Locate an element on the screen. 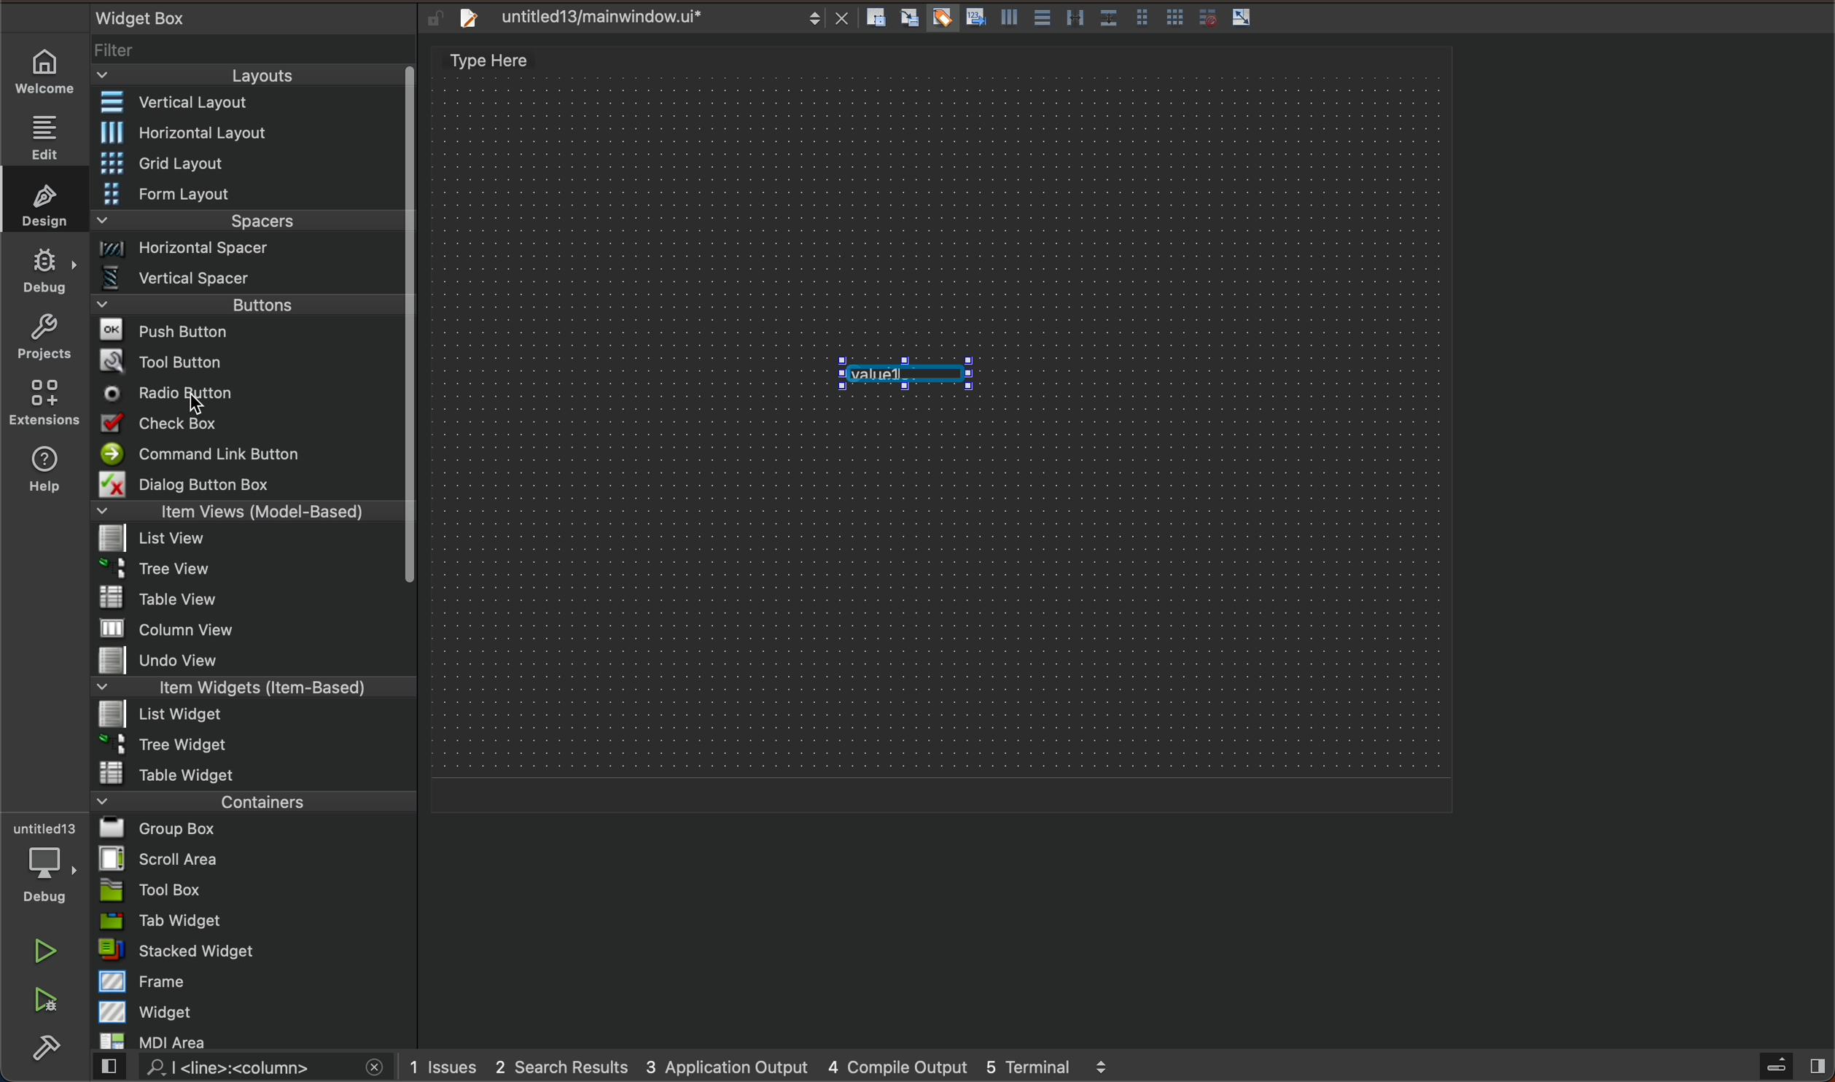 This screenshot has width=1835, height=1082. table widget is located at coordinates (254, 773).